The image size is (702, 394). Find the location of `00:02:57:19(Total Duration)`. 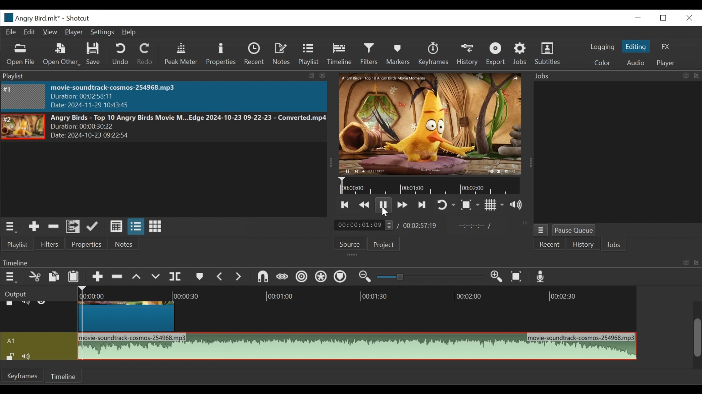

00:02:57:19(Total Duration) is located at coordinates (418, 225).